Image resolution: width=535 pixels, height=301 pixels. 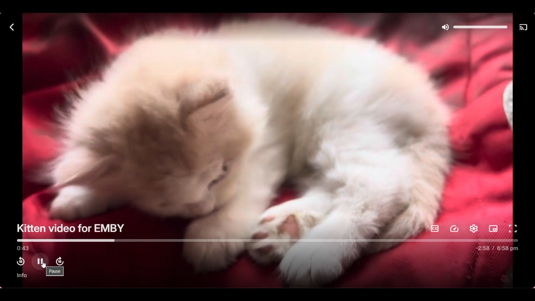 I want to click on Settings, so click(x=474, y=229).